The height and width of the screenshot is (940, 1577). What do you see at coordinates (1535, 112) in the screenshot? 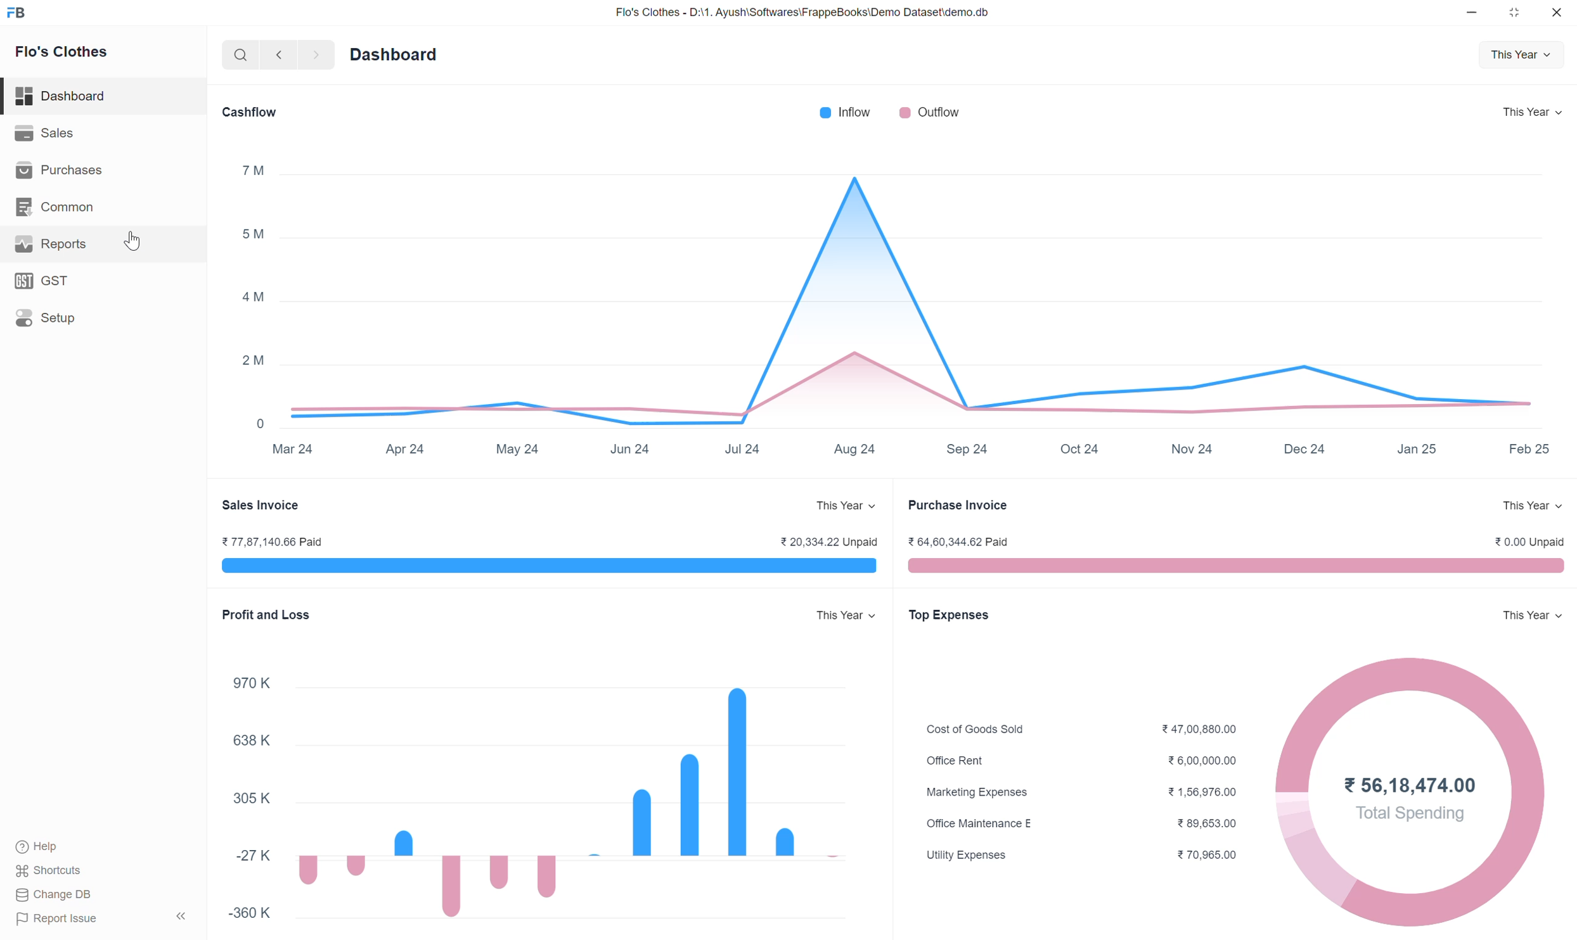
I see `this year` at bounding box center [1535, 112].